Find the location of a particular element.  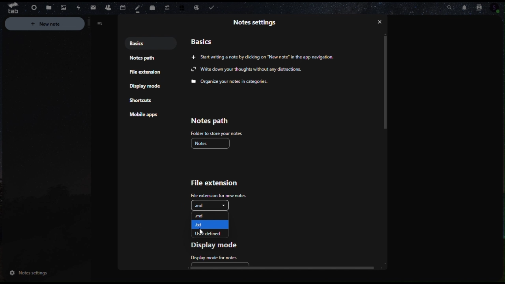

Contacts is located at coordinates (483, 6).